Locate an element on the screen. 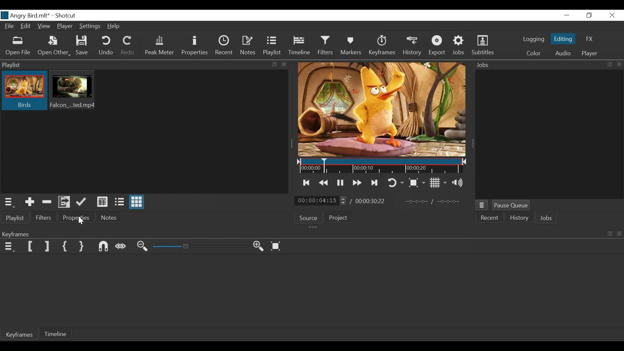  Minimize is located at coordinates (566, 15).